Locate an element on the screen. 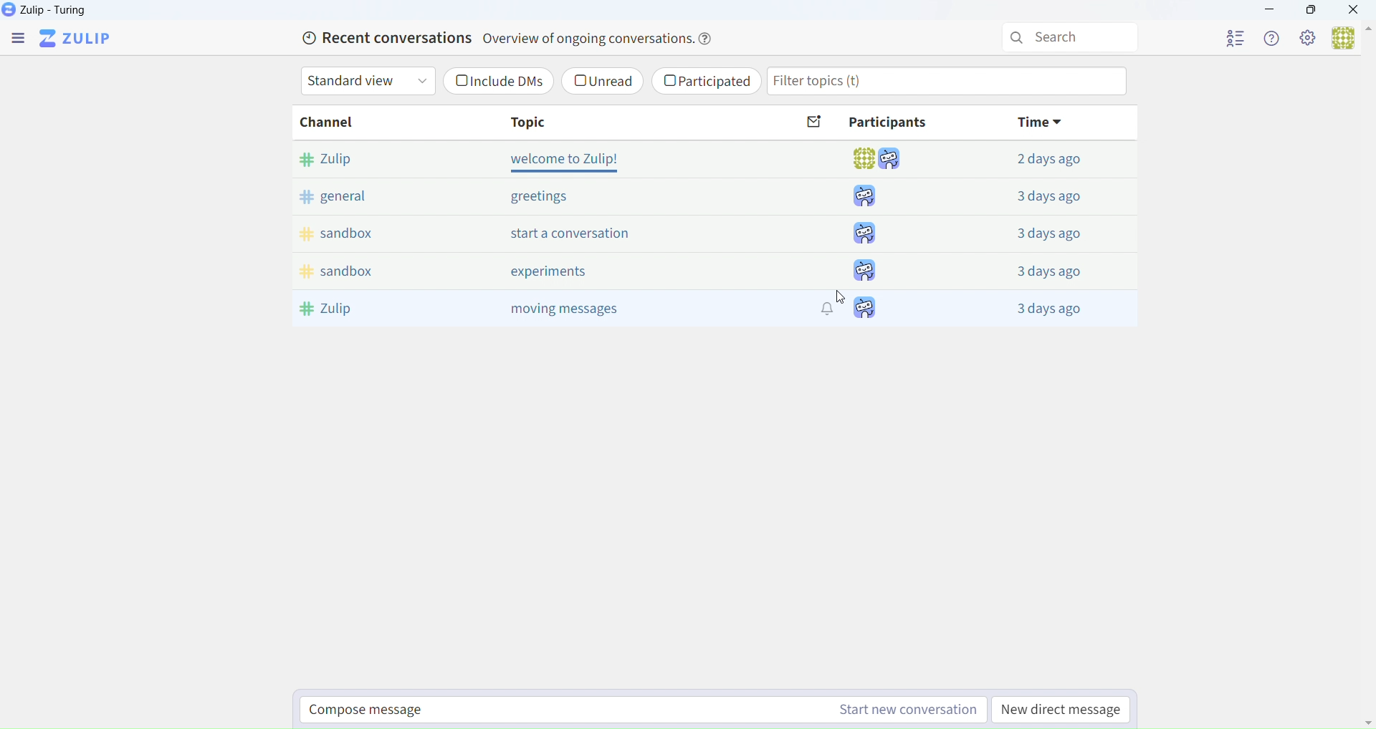 The height and width of the screenshot is (729, 1376). greetings is located at coordinates (544, 196).